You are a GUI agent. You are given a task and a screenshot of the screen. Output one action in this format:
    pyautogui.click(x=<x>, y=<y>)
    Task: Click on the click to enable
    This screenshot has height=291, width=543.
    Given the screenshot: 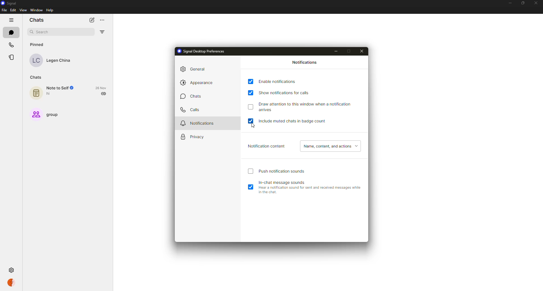 What is the action you would take?
    pyautogui.click(x=251, y=106)
    